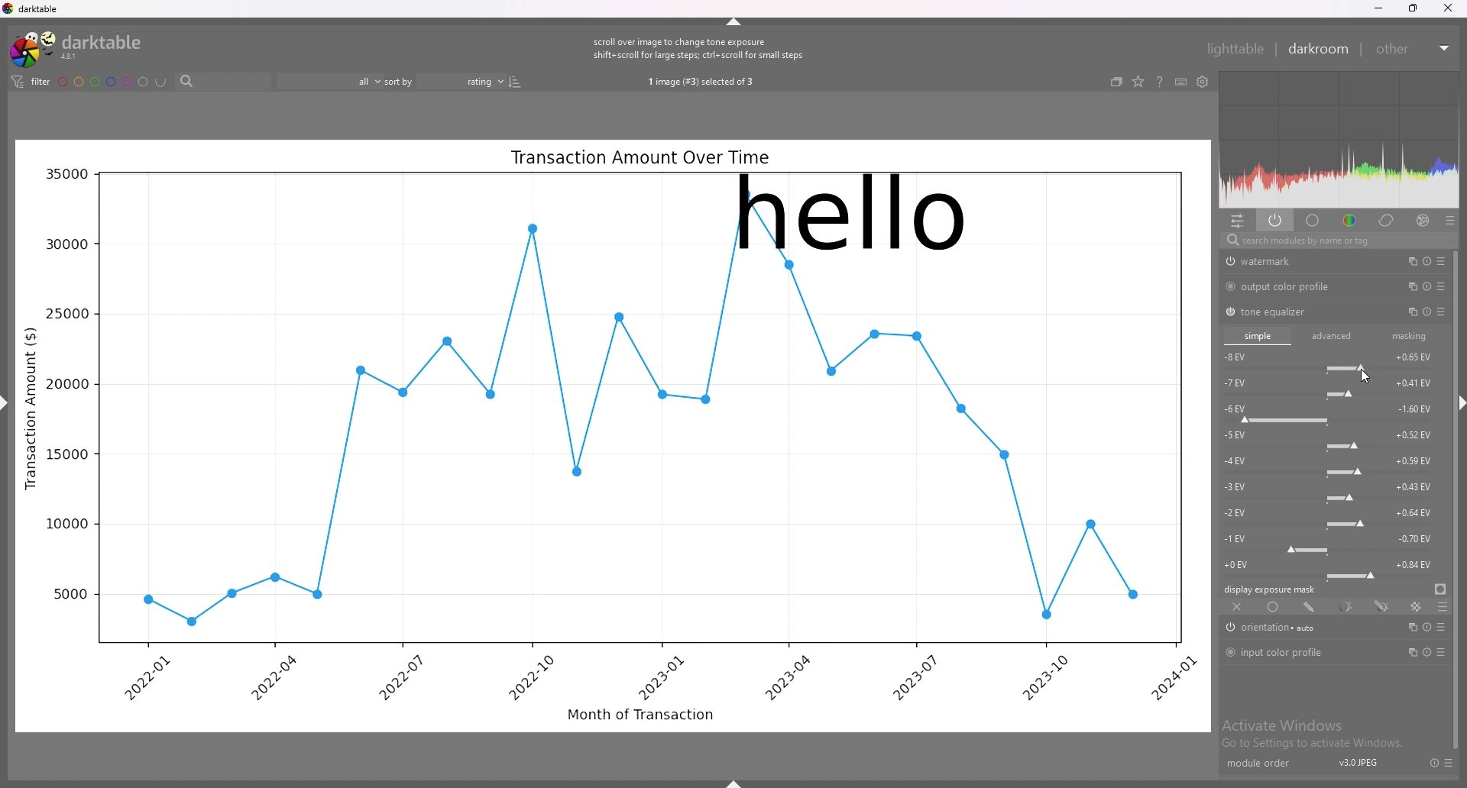  Describe the element at coordinates (701, 82) in the screenshot. I see `1 image (#3) selected of 3` at that location.